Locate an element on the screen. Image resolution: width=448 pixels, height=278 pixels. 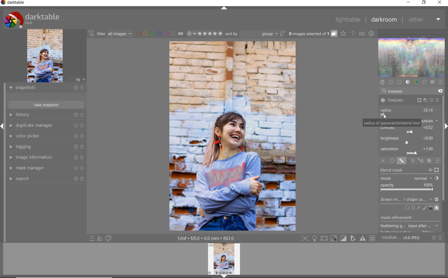
expand/collapse is located at coordinates (224, 8).